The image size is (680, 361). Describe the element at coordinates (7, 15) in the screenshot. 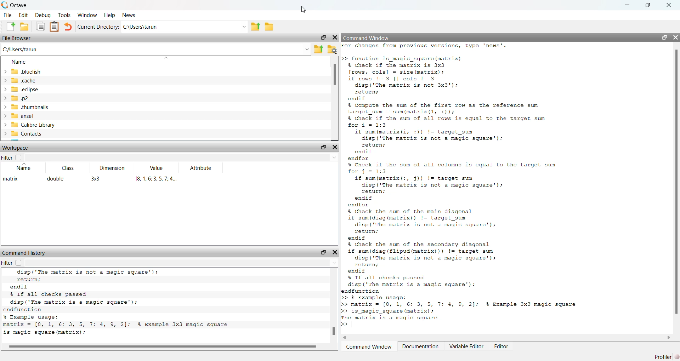

I see `File` at that location.